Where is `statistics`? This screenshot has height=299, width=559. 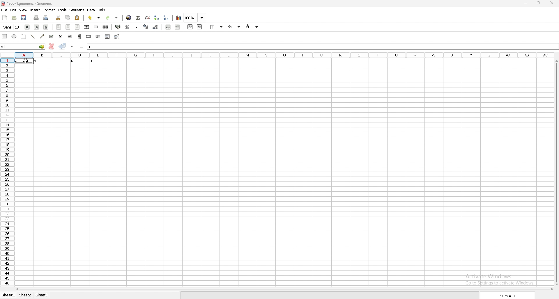
statistics is located at coordinates (77, 10).